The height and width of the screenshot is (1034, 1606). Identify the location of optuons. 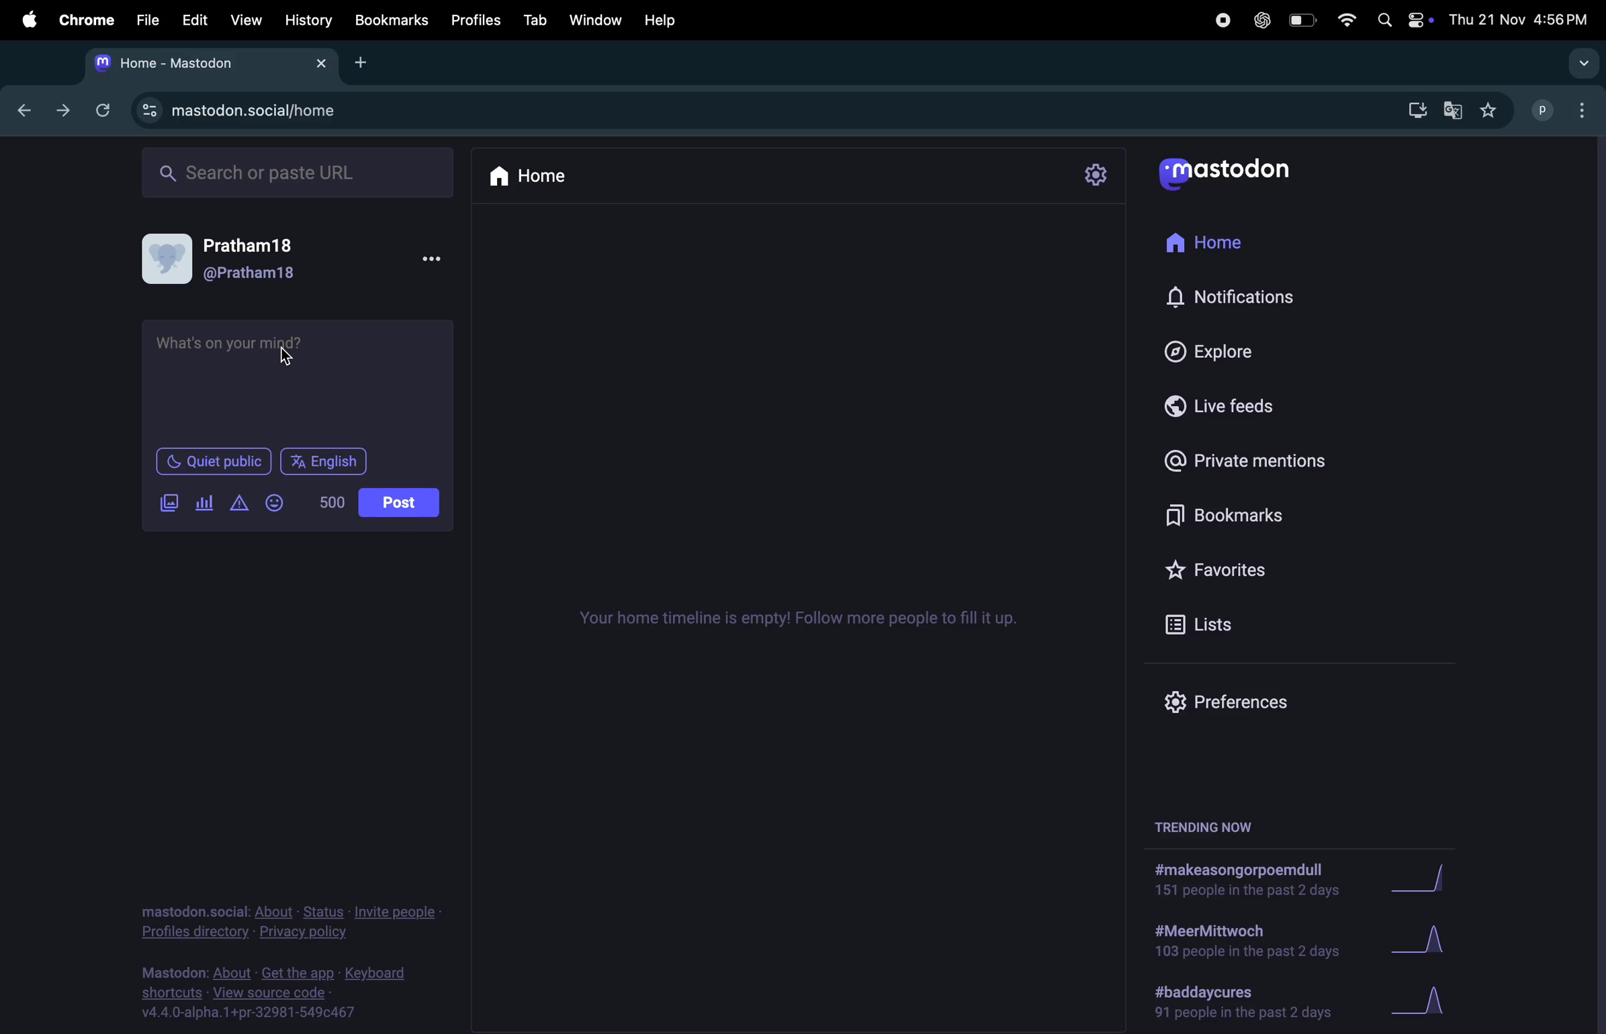
(1585, 109).